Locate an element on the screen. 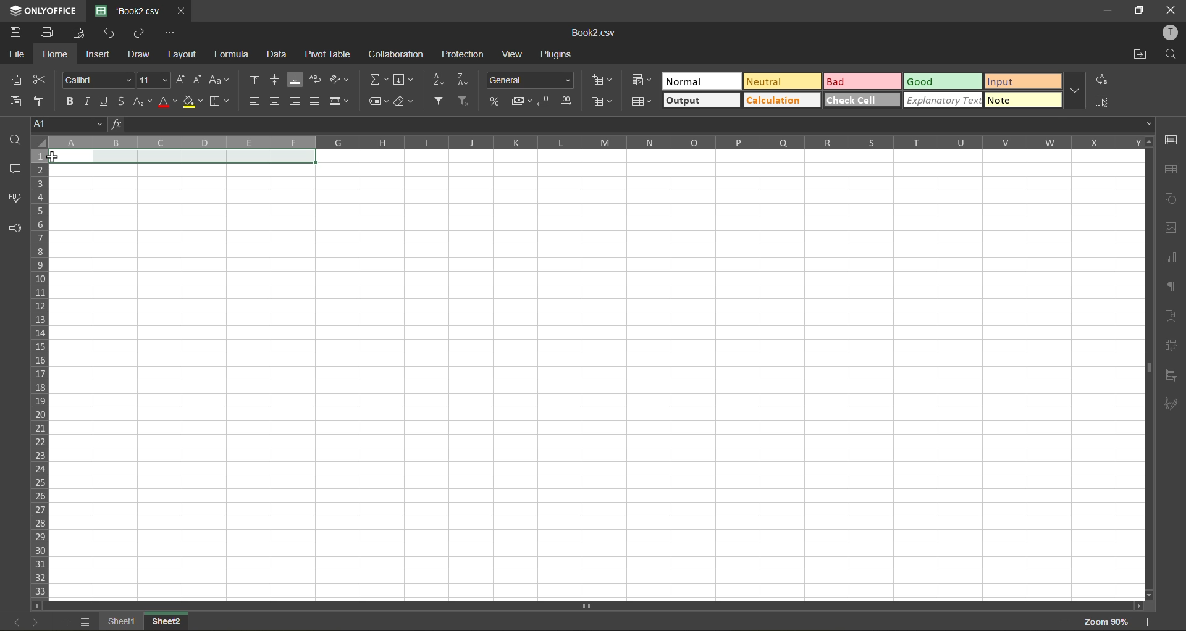  zoom in is located at coordinates (1150, 622).